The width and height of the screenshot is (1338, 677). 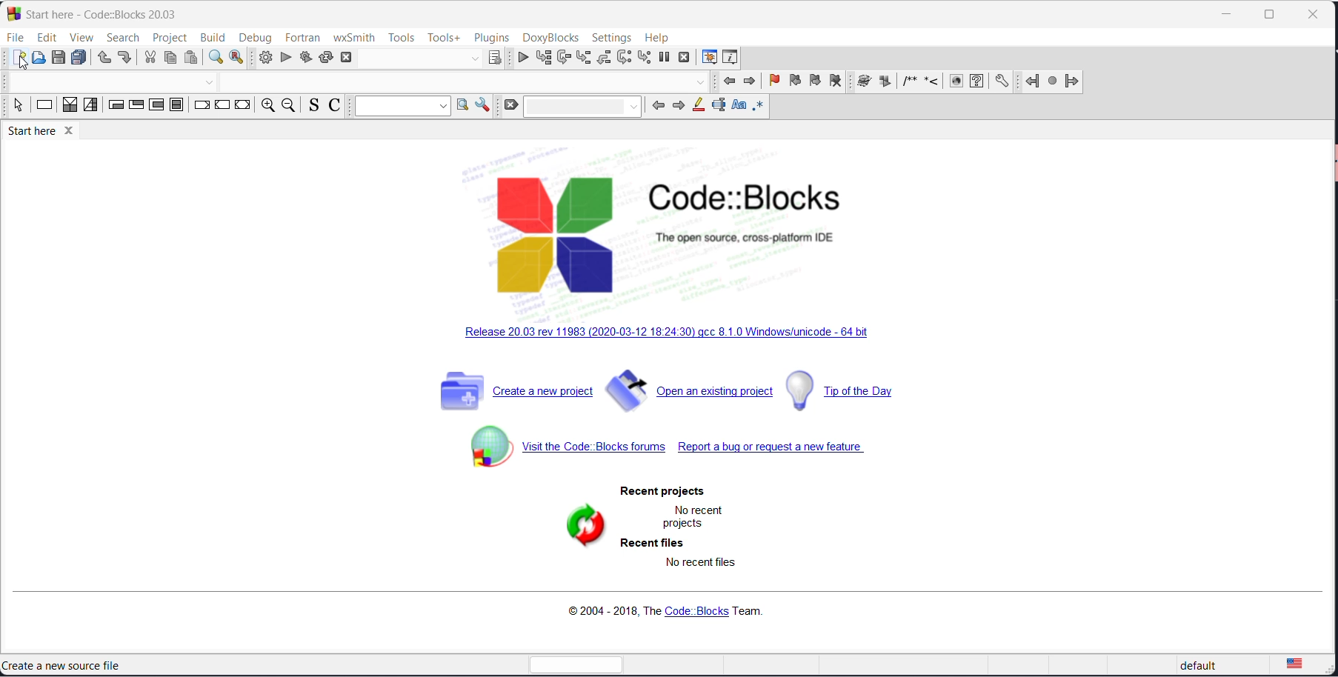 I want to click on target dialog, so click(x=498, y=59).